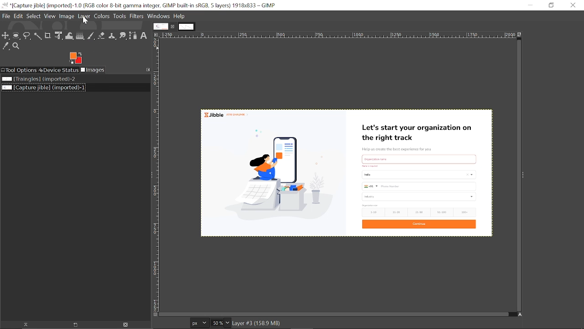 Image resolution: width=584 pixels, height=329 pixels. I want to click on Add text, so click(146, 36).